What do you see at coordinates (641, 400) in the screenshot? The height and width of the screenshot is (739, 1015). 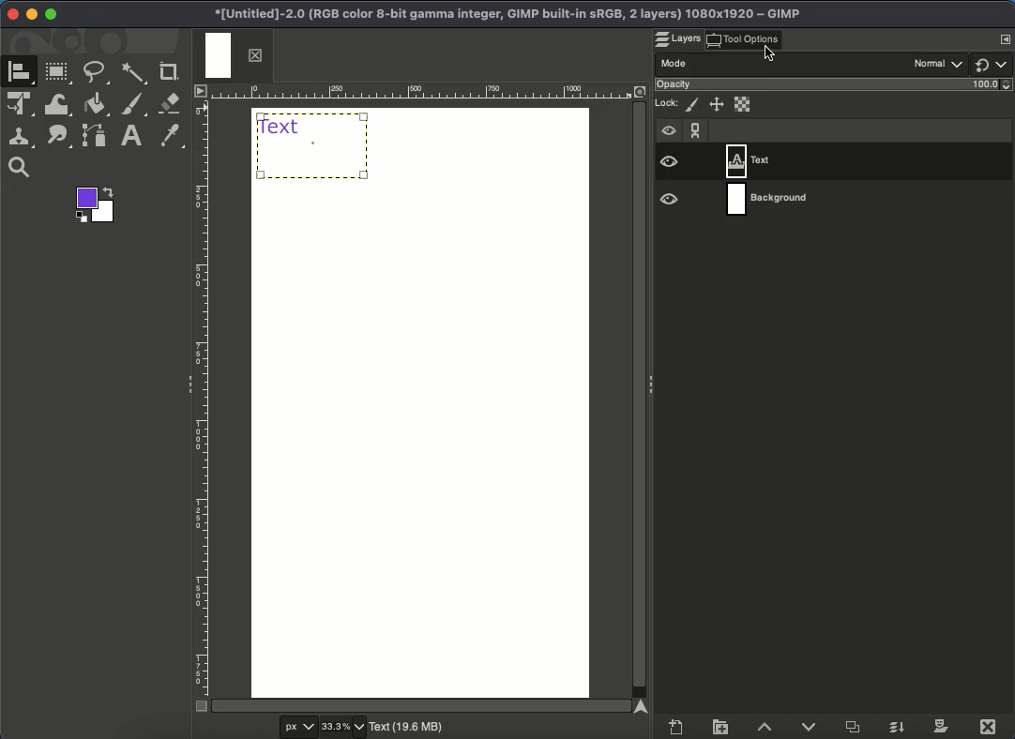 I see `Scroll` at bounding box center [641, 400].